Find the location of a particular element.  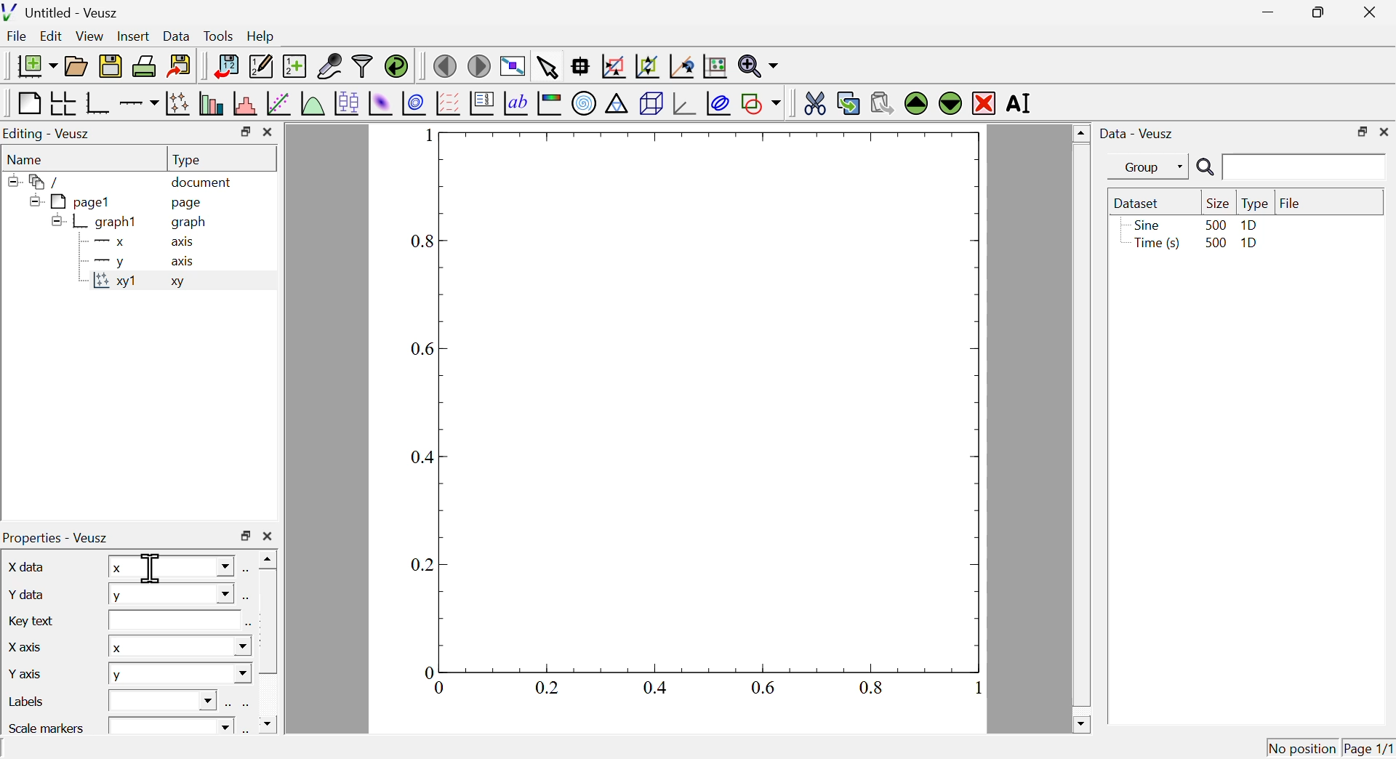

name is located at coordinates (28, 158).